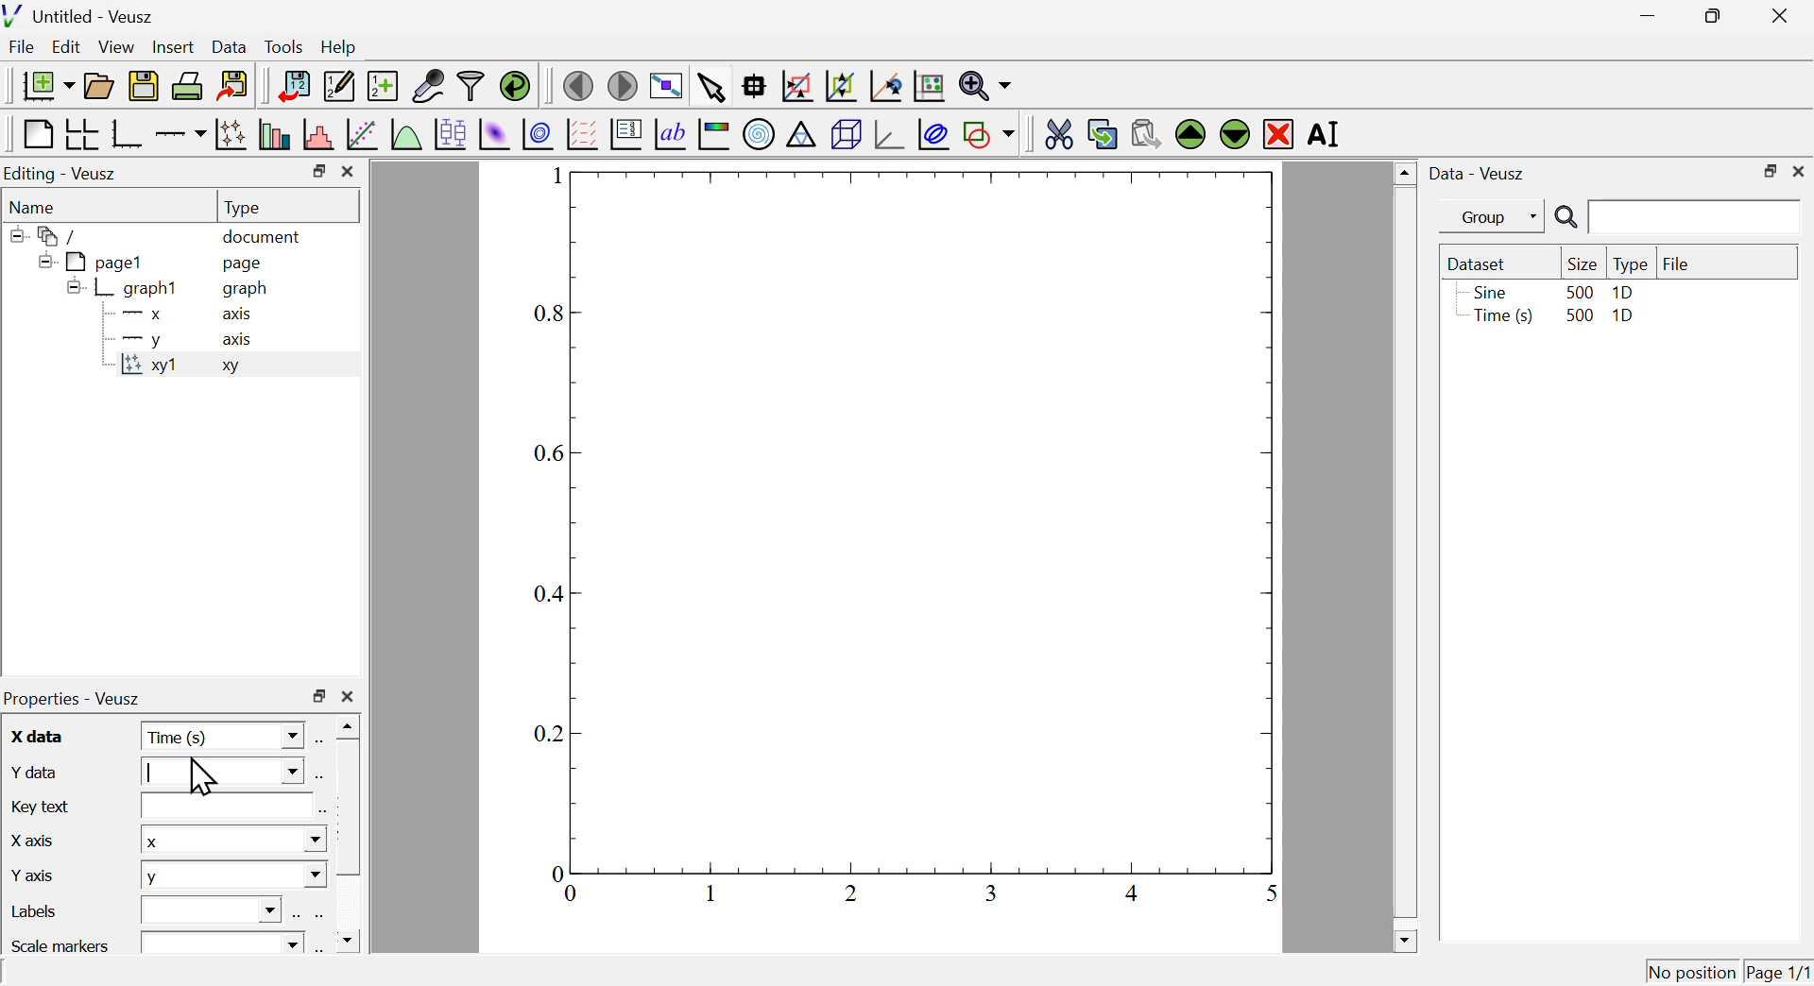  Describe the element at coordinates (1580, 263) in the screenshot. I see `size` at that location.